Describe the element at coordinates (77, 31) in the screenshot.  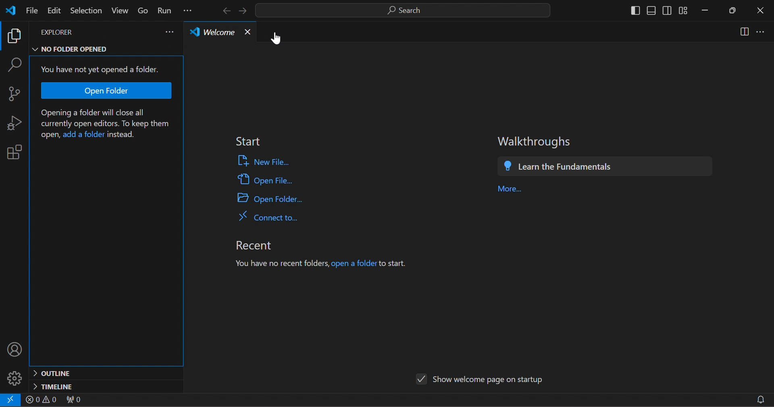
I see `explorer` at that location.